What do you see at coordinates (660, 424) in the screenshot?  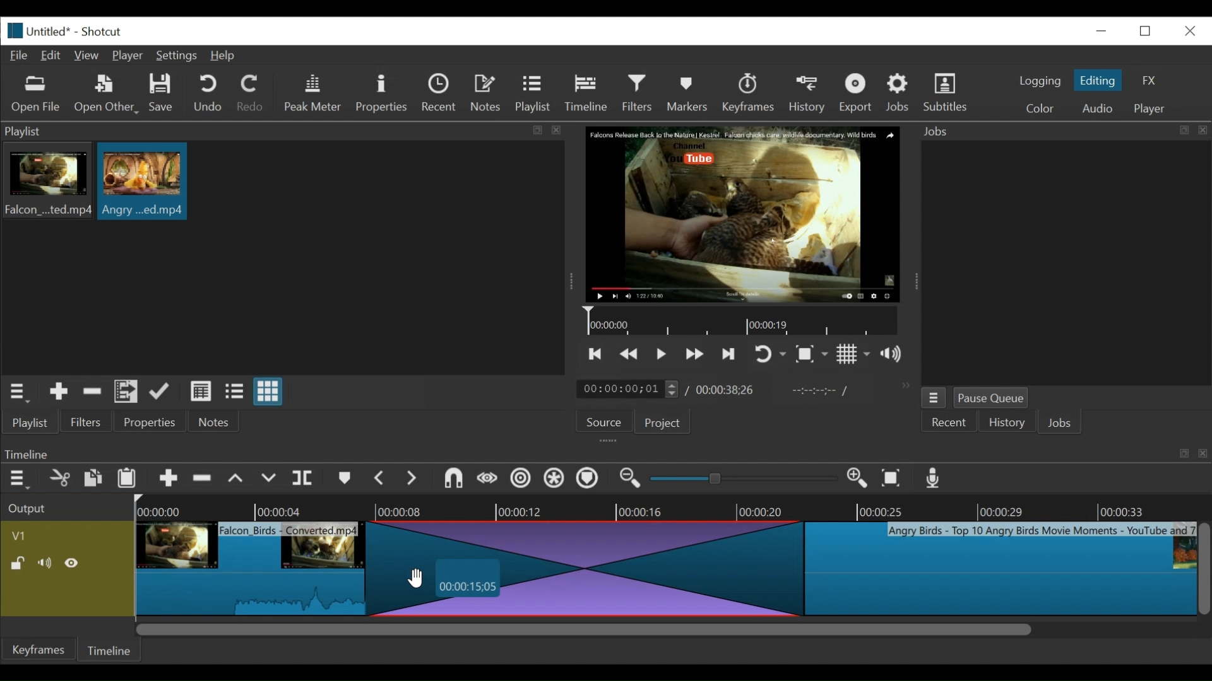 I see `Project` at bounding box center [660, 424].